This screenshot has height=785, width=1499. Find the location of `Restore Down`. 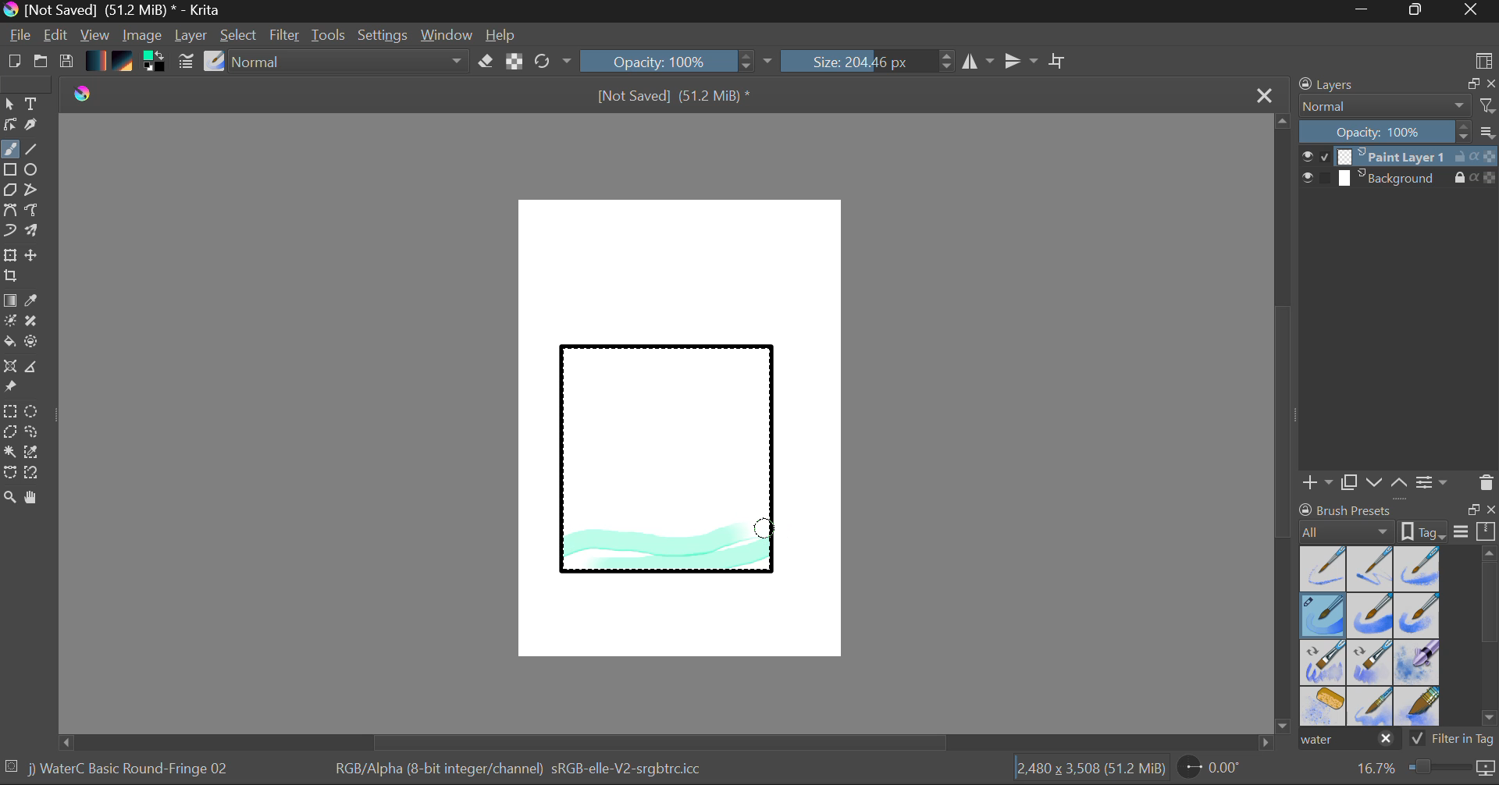

Restore Down is located at coordinates (1367, 11).